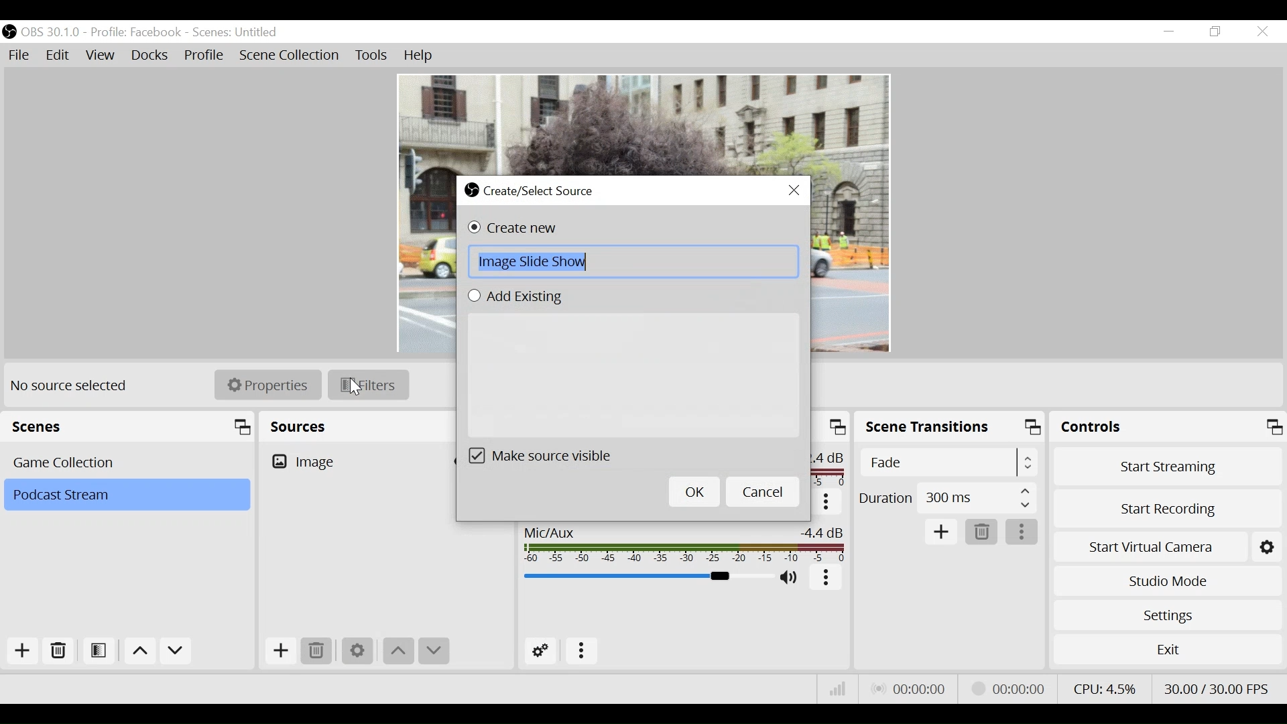 The height and width of the screenshot is (724, 1287). Describe the element at coordinates (908, 689) in the screenshot. I see `Live Status` at that location.